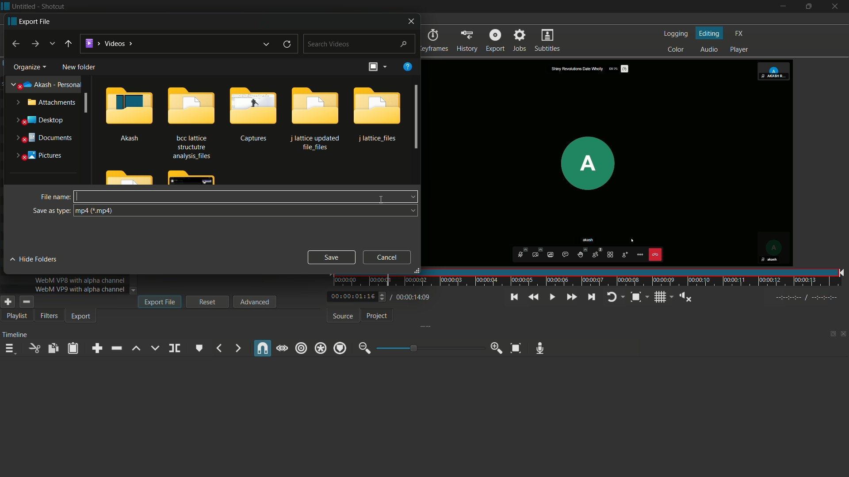  Describe the element at coordinates (513, 297) in the screenshot. I see `skip to the previous point` at that location.